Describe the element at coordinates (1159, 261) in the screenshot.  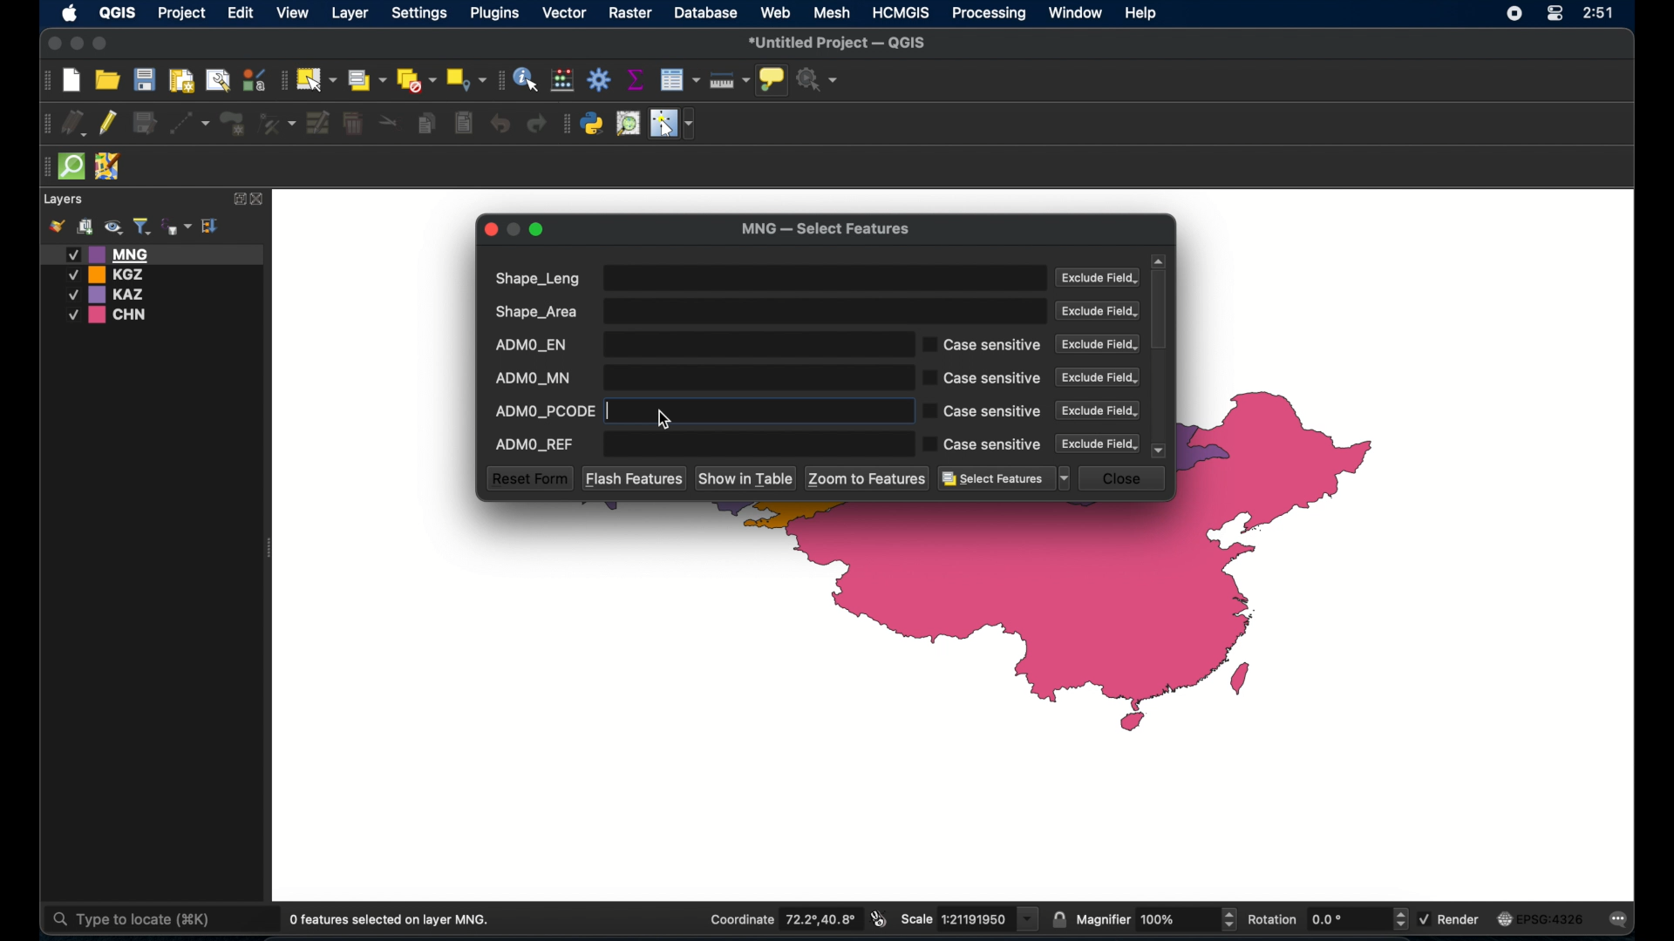
I see `scroll up arrow` at that location.